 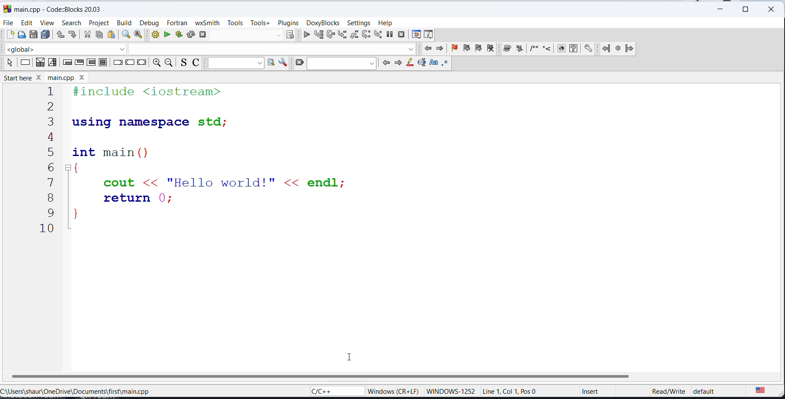 What do you see at coordinates (392, 391) in the screenshot?
I see `windows info` at bounding box center [392, 391].